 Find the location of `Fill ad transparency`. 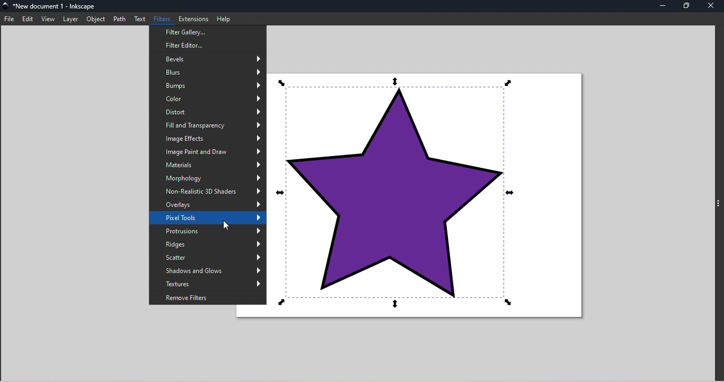

Fill ad transparency is located at coordinates (207, 125).